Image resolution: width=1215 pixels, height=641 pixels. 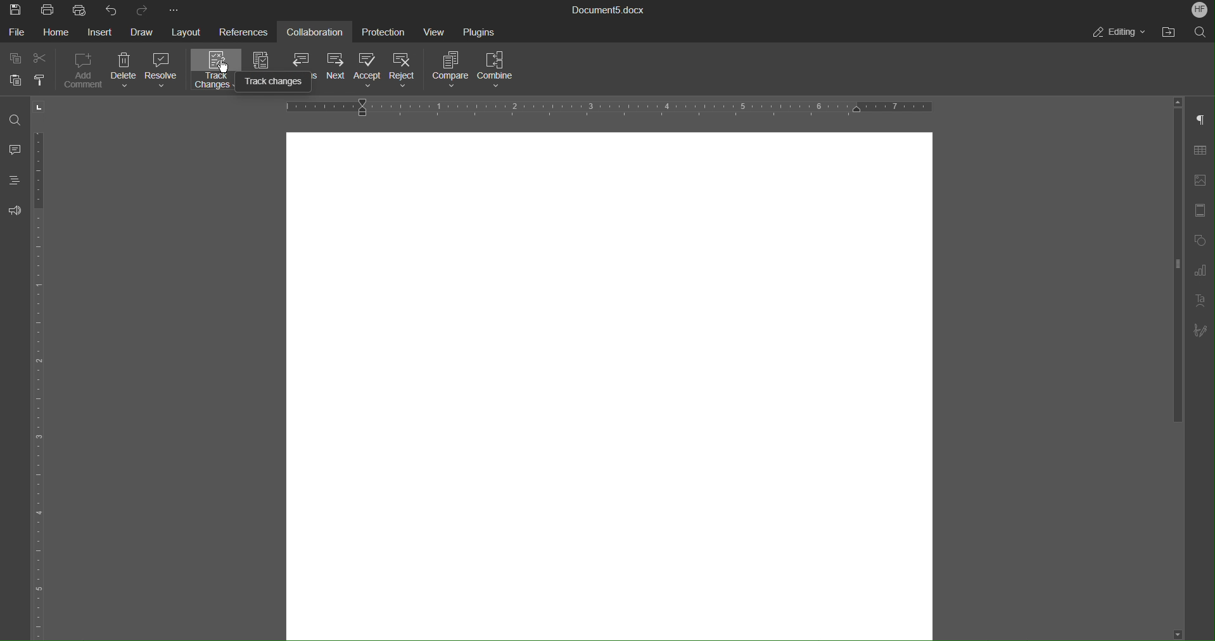 What do you see at coordinates (61, 34) in the screenshot?
I see `Home` at bounding box center [61, 34].